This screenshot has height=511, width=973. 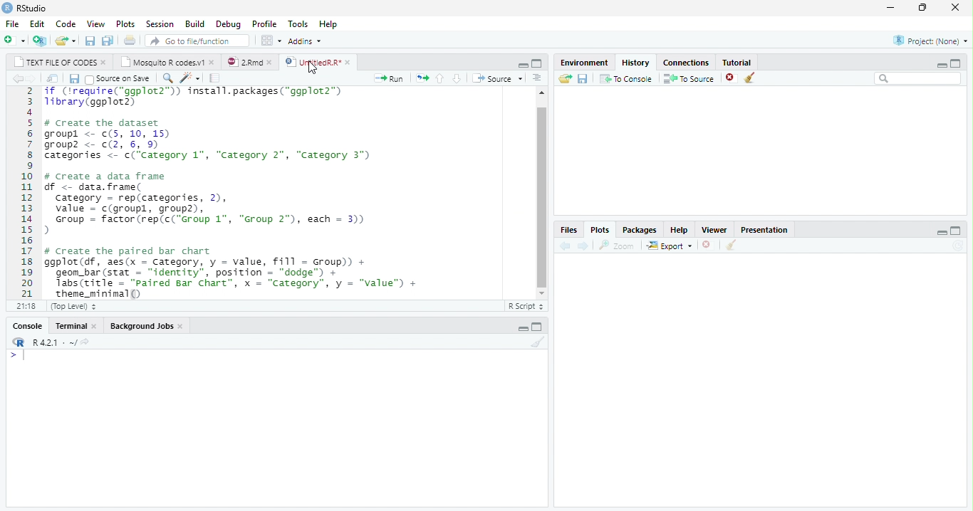 What do you see at coordinates (35, 23) in the screenshot?
I see `edit` at bounding box center [35, 23].